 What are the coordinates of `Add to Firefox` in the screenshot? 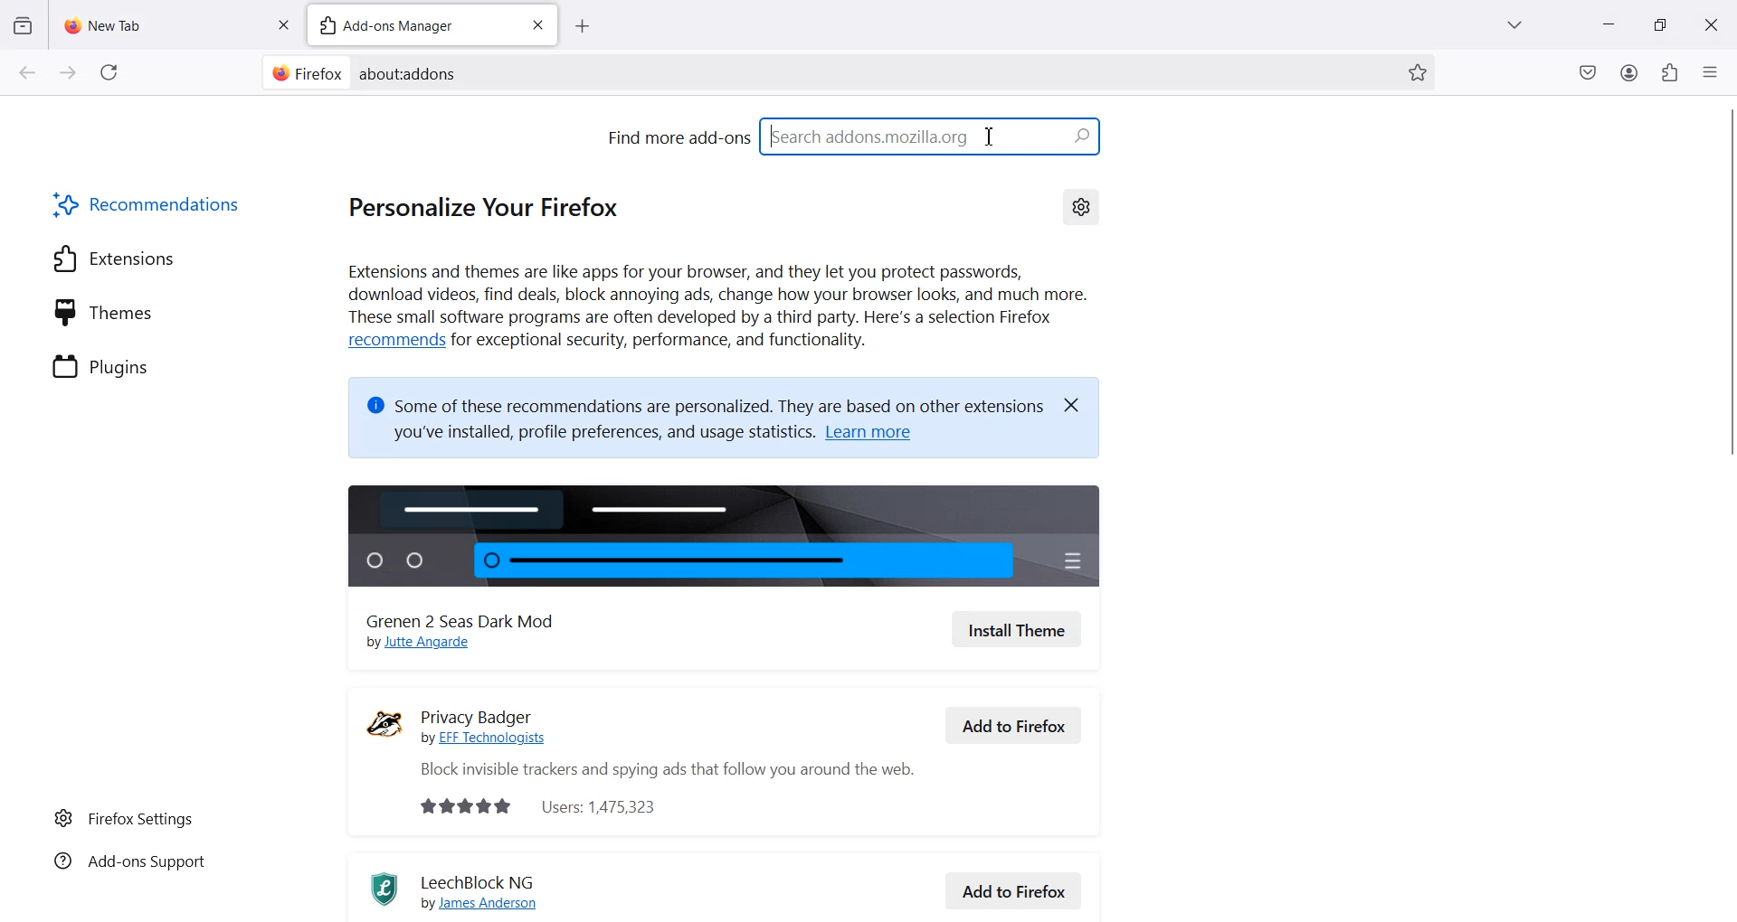 It's located at (1014, 725).